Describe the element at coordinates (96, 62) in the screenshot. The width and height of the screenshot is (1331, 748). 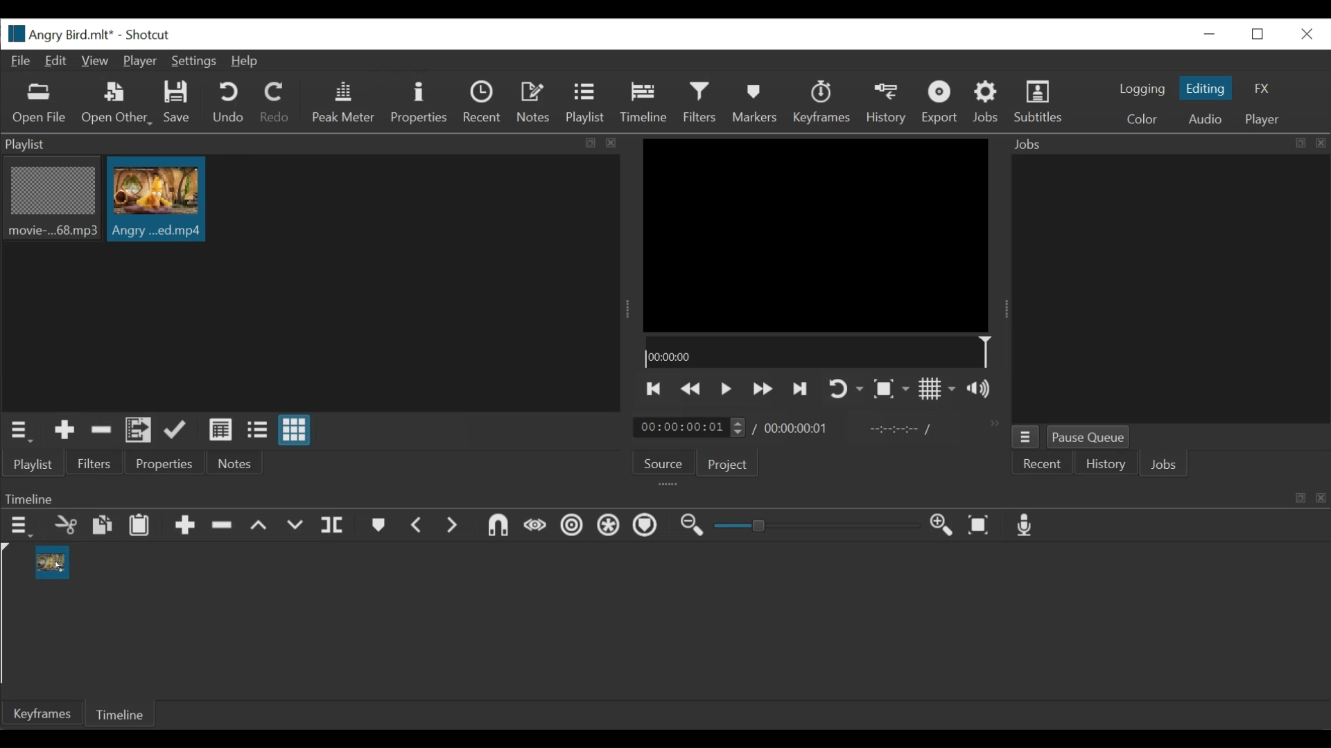
I see `View` at that location.